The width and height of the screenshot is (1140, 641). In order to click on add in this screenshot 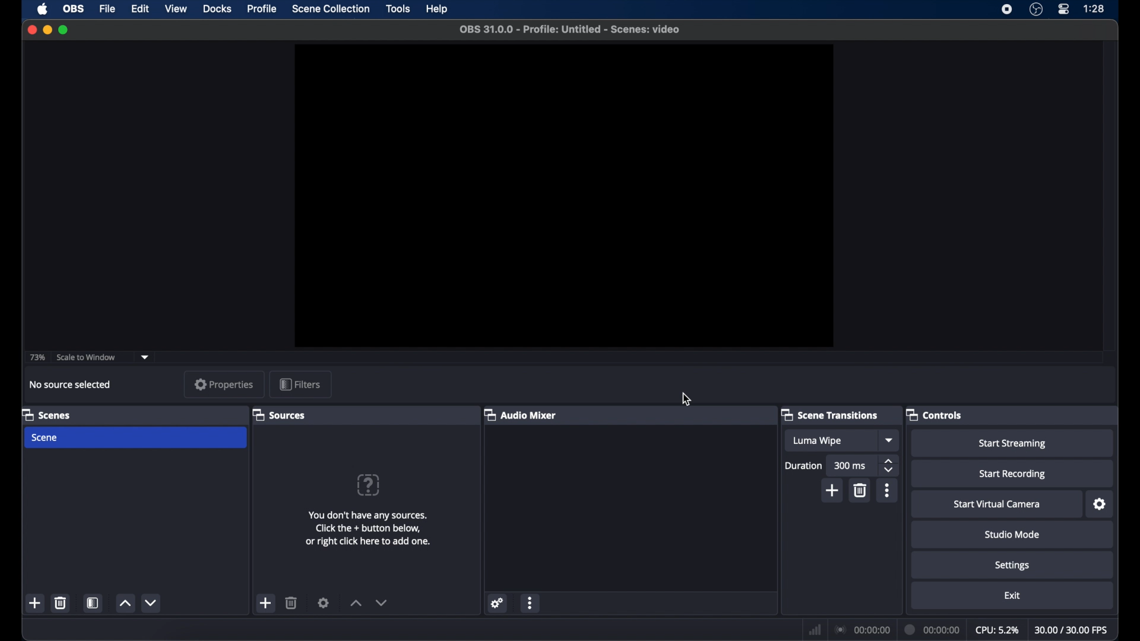, I will do `click(266, 603)`.